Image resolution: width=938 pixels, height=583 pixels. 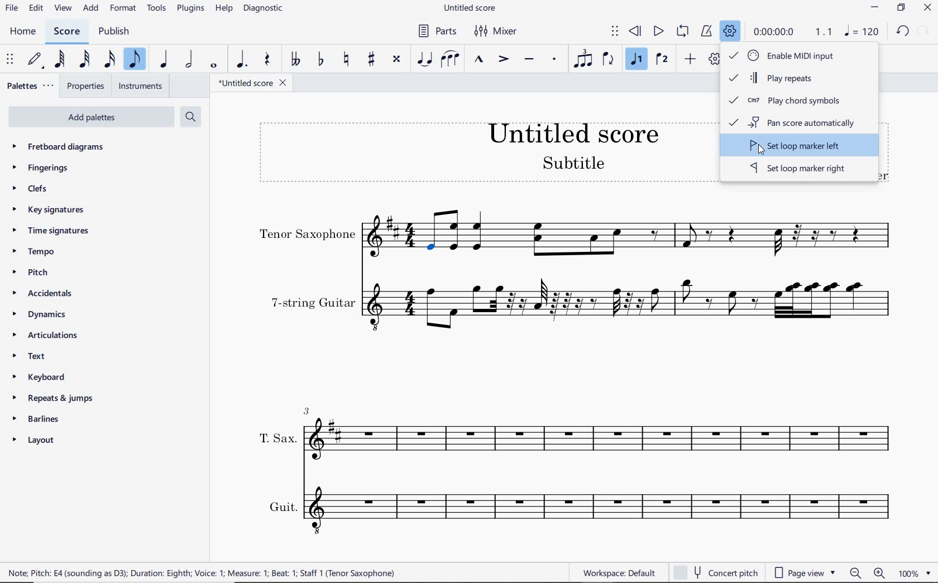 What do you see at coordinates (164, 59) in the screenshot?
I see `QUARTER NOTE` at bounding box center [164, 59].